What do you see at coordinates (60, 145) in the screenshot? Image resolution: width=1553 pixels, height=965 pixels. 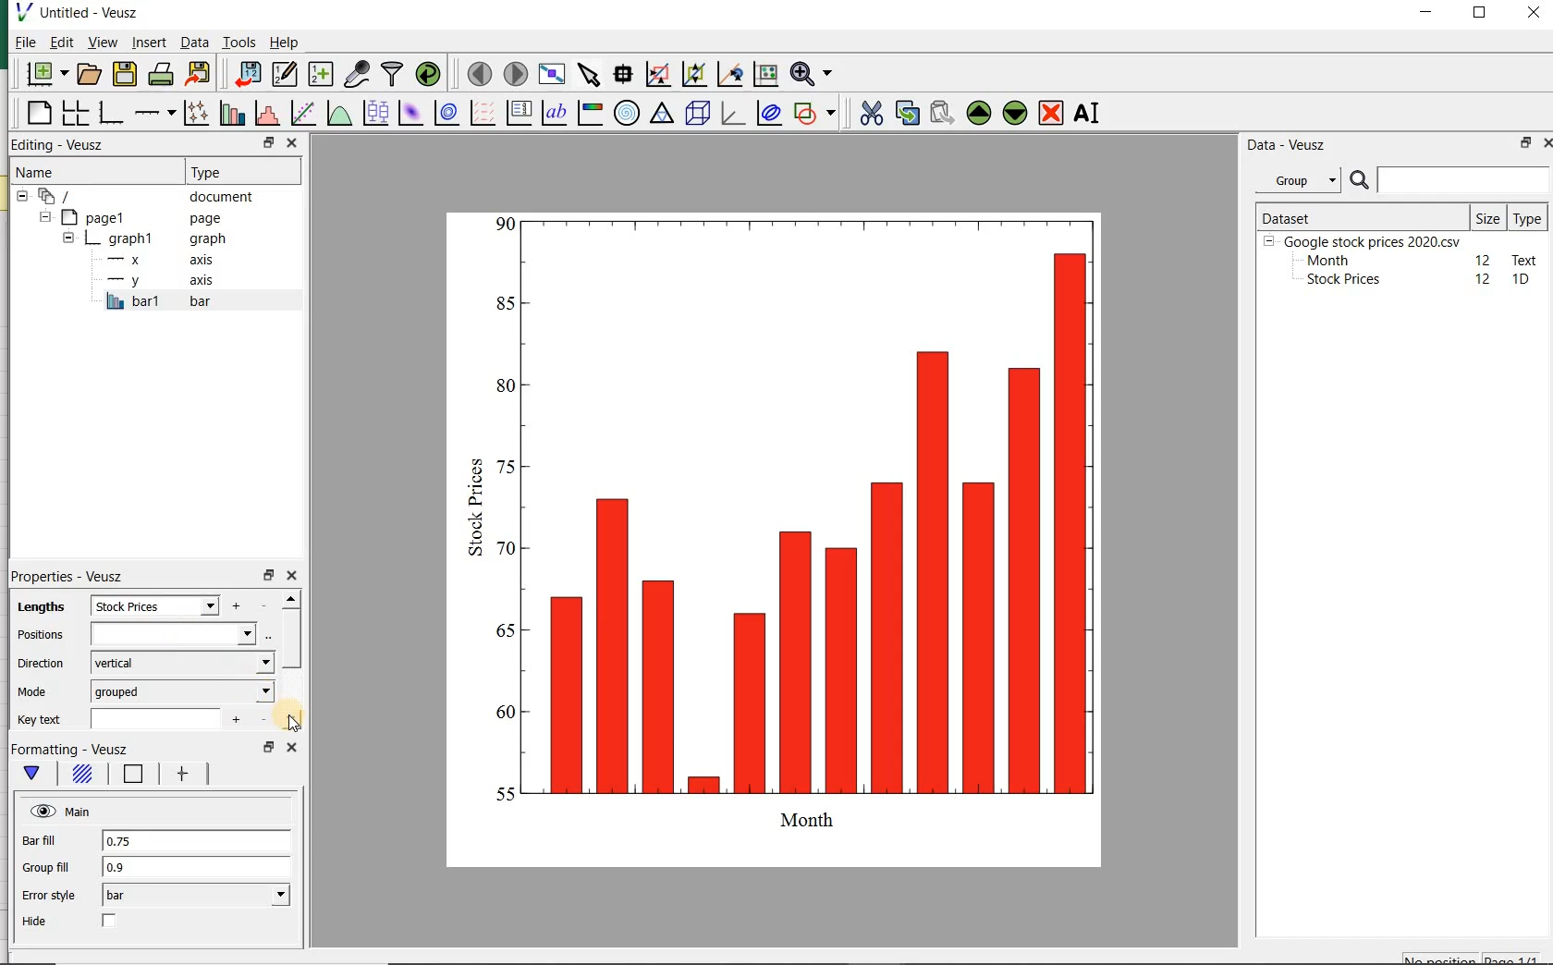 I see `Editing - Veusz` at bounding box center [60, 145].